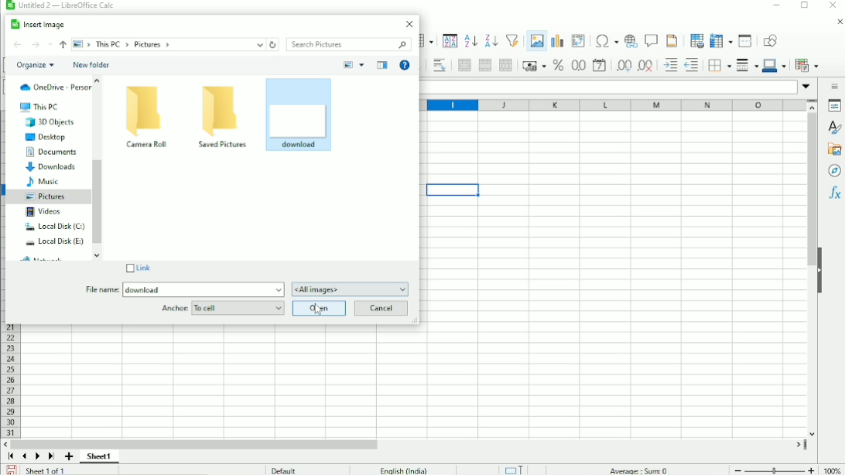 The image size is (845, 475). What do you see at coordinates (775, 67) in the screenshot?
I see `Border color` at bounding box center [775, 67].